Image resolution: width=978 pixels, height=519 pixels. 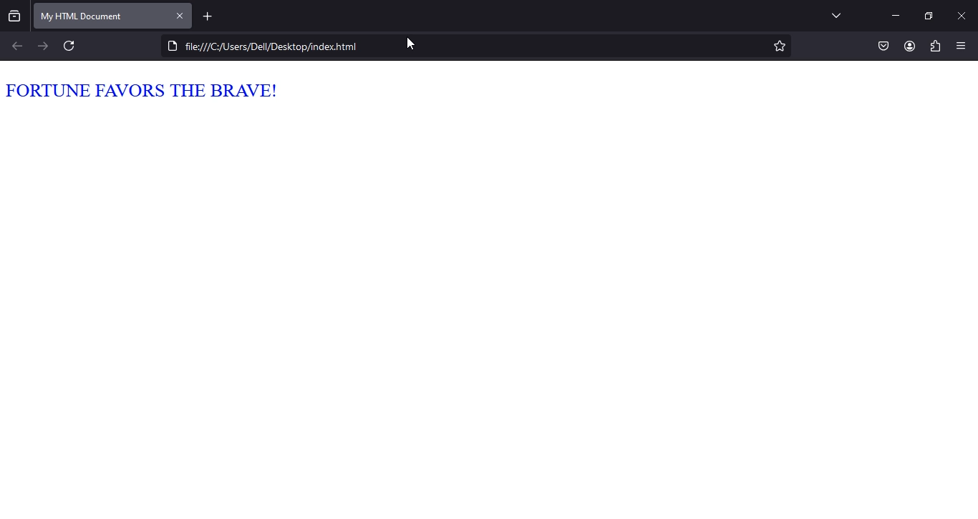 I want to click on cursor, so click(x=412, y=44).